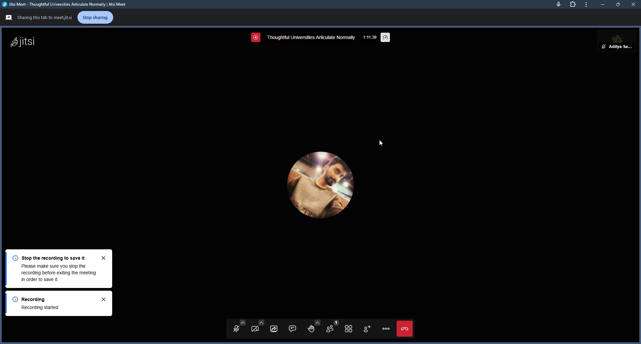 The height and width of the screenshot is (344, 641). Describe the element at coordinates (586, 6) in the screenshot. I see `more` at that location.